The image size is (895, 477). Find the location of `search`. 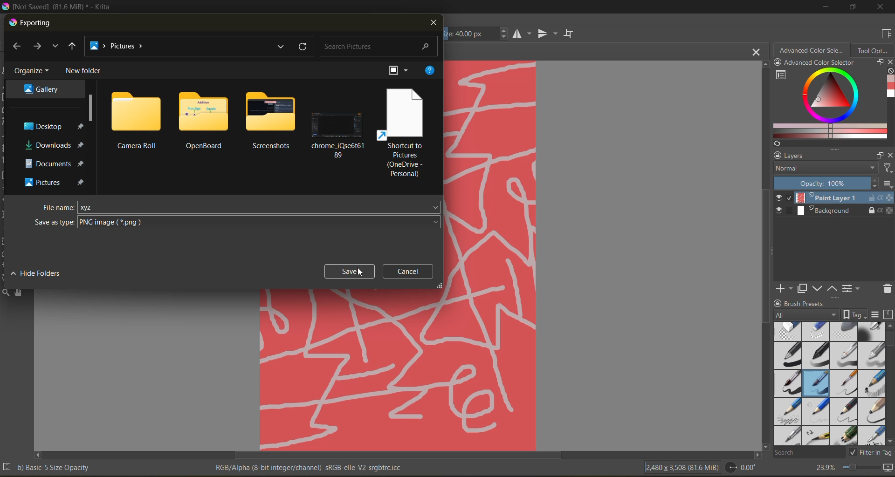

search is located at coordinates (380, 47).